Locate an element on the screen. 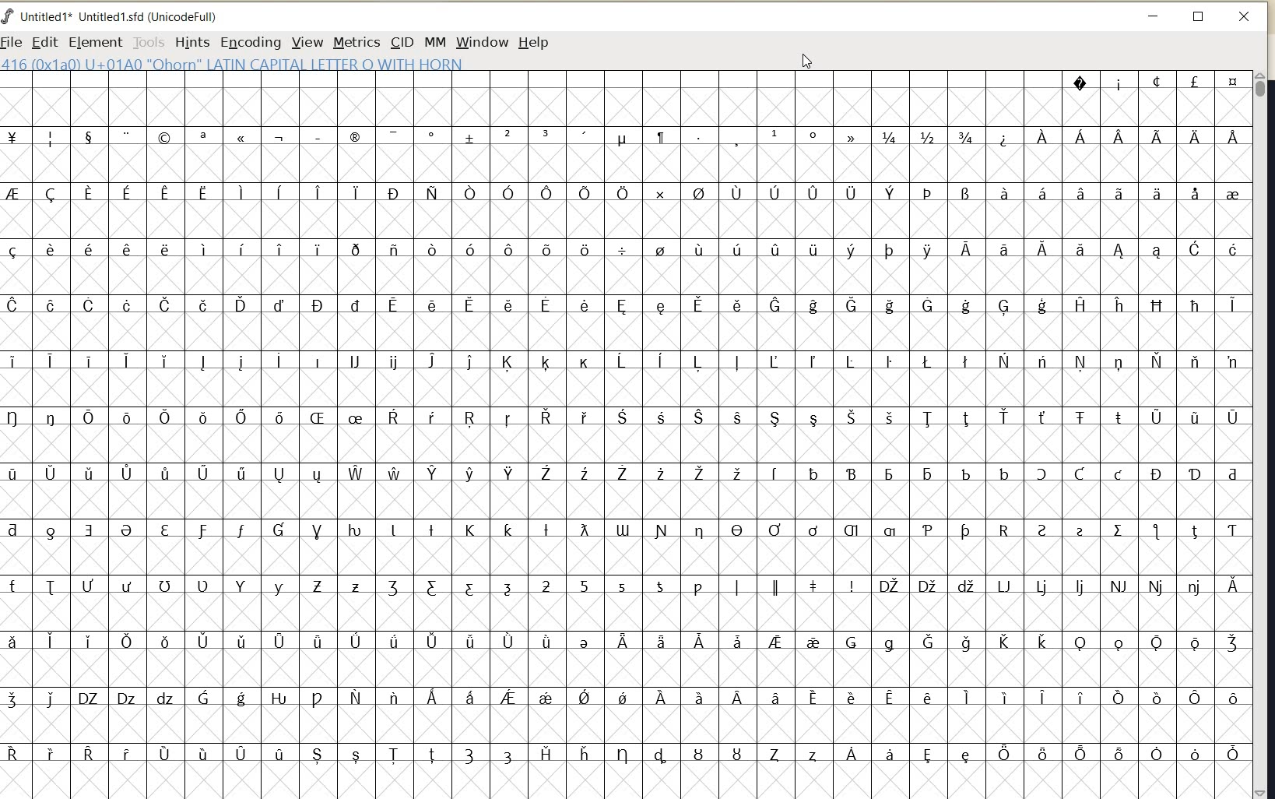  MINIMIZE is located at coordinates (1154, 16).